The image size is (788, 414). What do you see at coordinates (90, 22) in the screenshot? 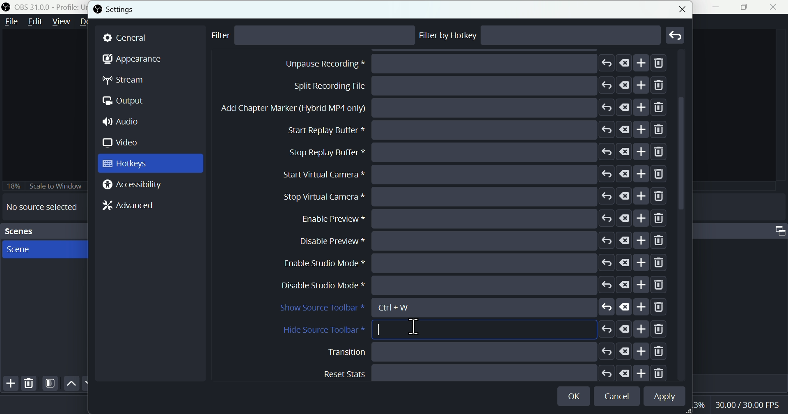
I see `Docks` at bounding box center [90, 22].